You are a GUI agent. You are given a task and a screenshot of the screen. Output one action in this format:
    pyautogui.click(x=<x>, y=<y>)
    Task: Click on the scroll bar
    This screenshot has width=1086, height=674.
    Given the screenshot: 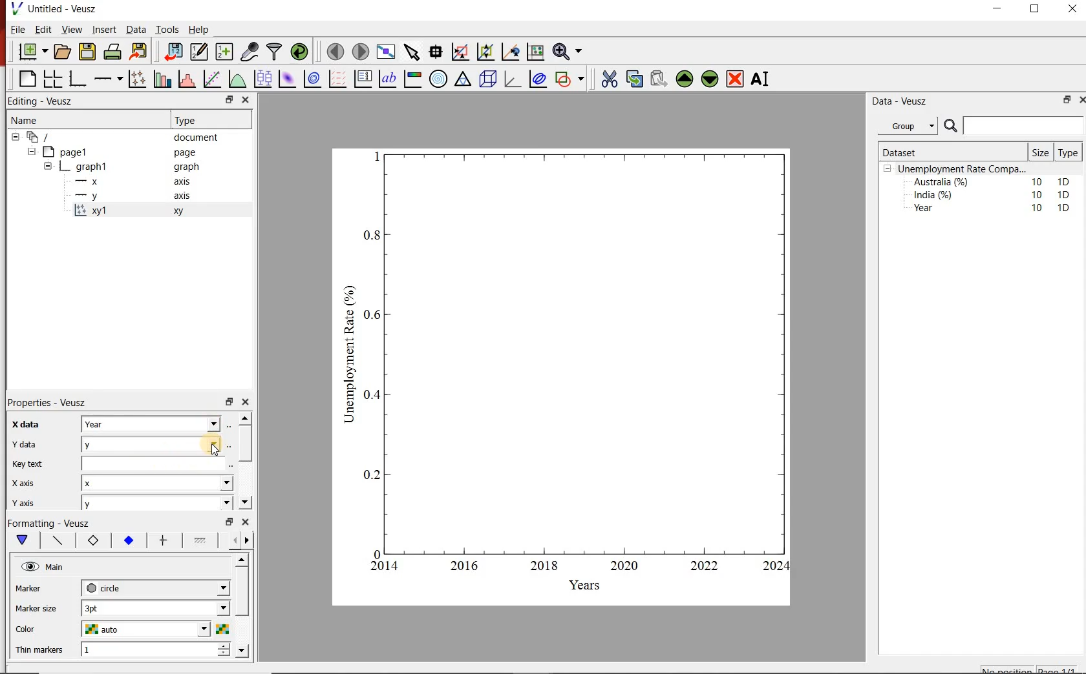 What is the action you would take?
    pyautogui.click(x=244, y=442)
    